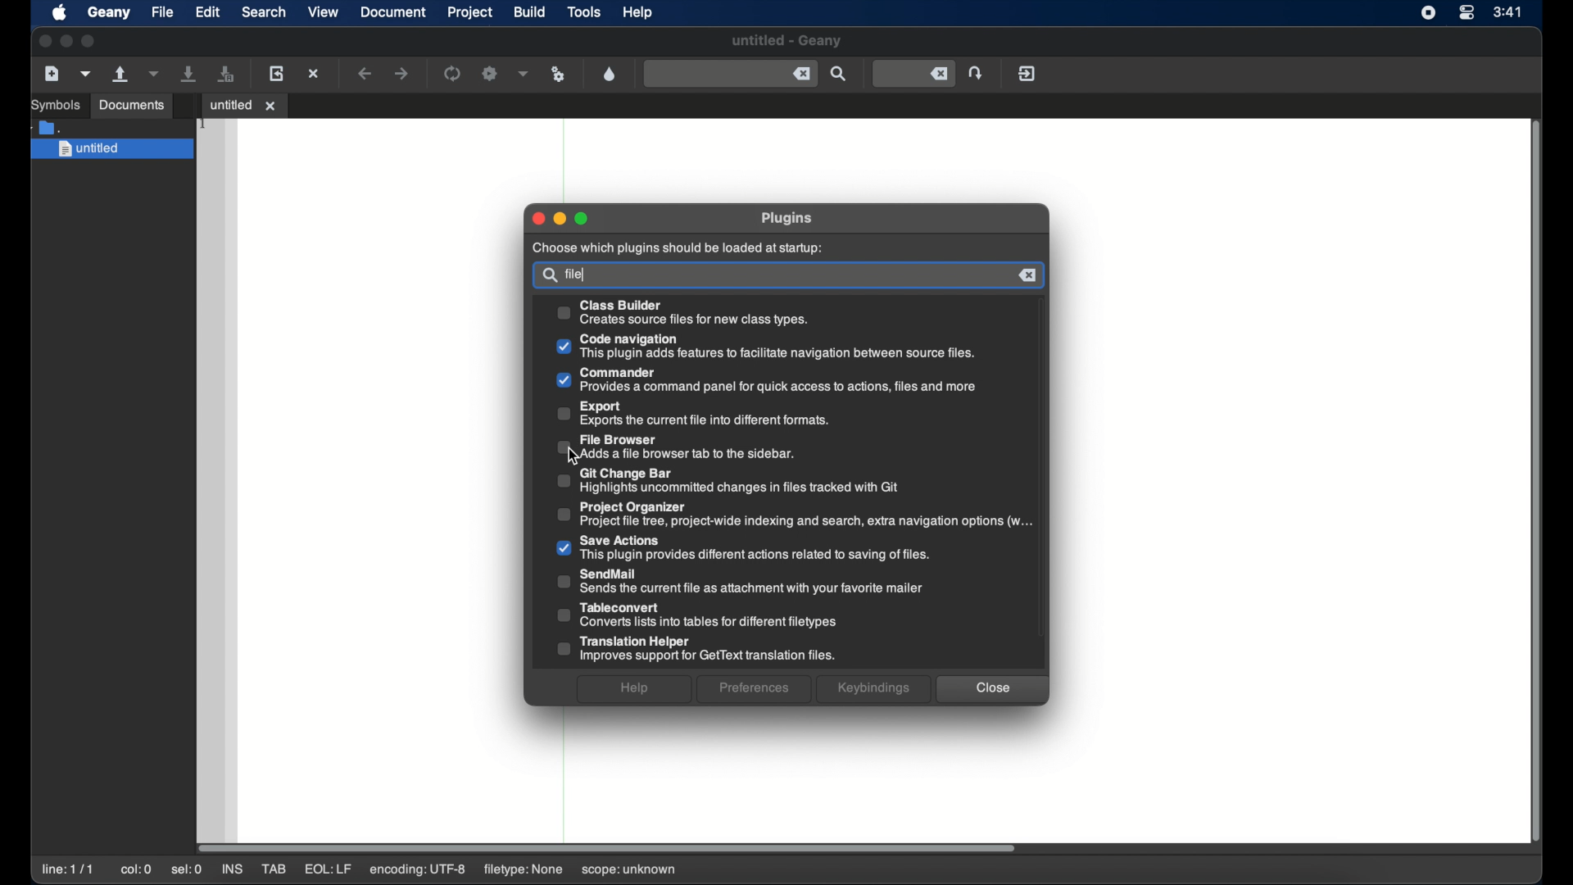 Image resolution: width=1573 pixels, height=885 pixels. What do you see at coordinates (187, 870) in the screenshot?
I see `sel: 0` at bounding box center [187, 870].